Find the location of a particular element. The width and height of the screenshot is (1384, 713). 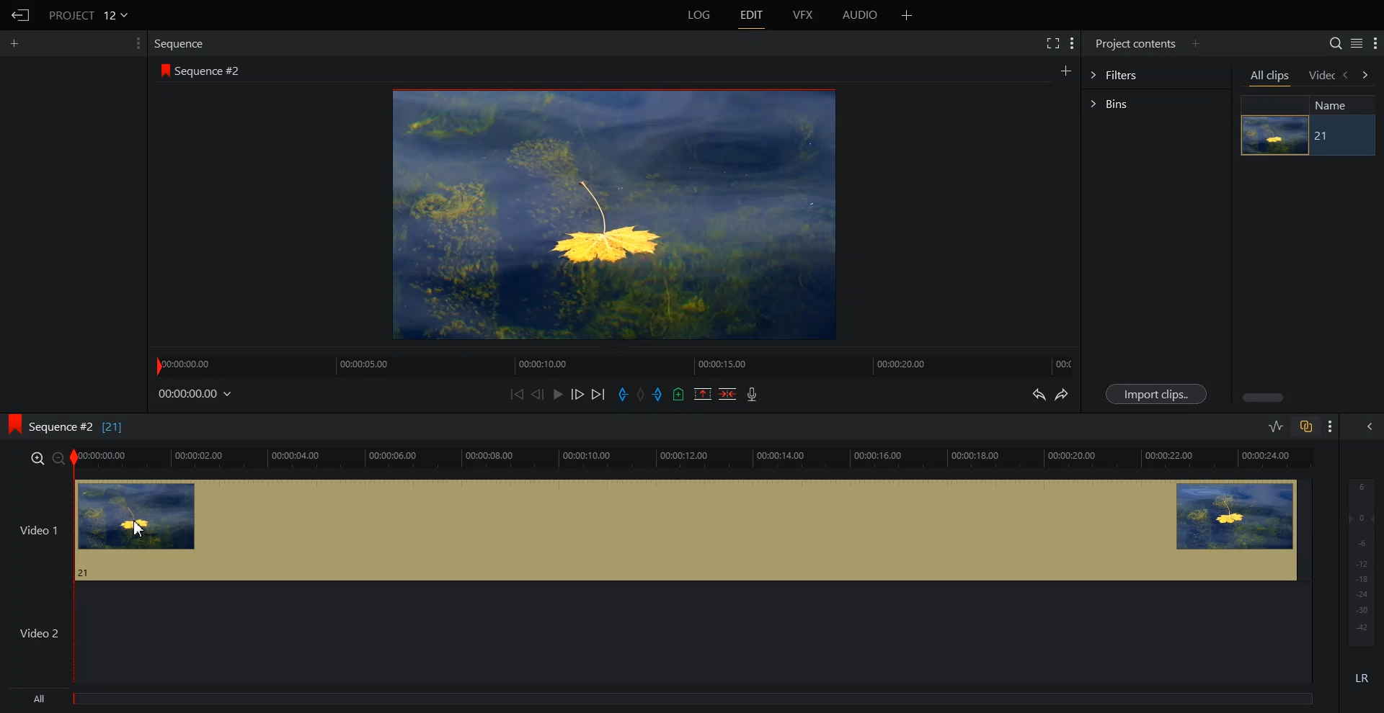

LR is located at coordinates (1362, 675).